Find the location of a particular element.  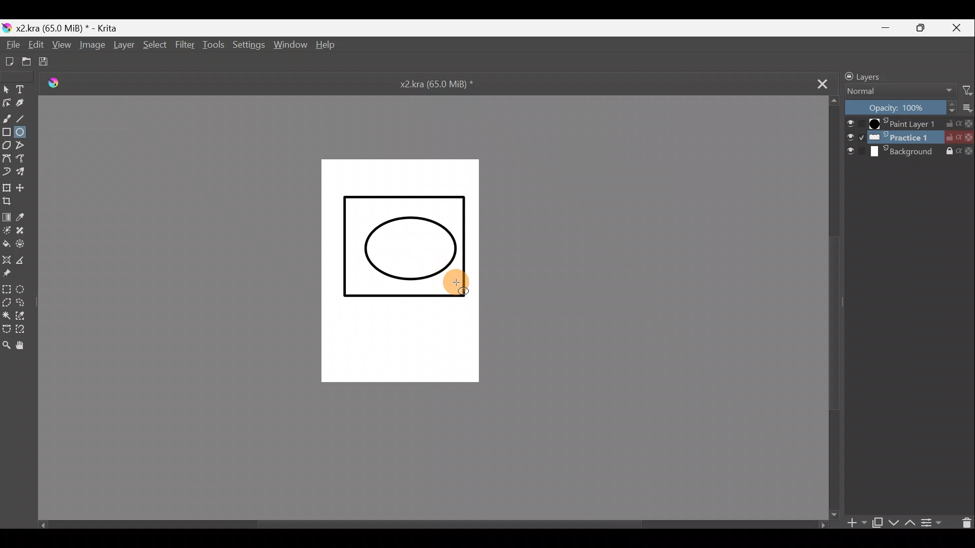

Colourise mask tool is located at coordinates (7, 230).